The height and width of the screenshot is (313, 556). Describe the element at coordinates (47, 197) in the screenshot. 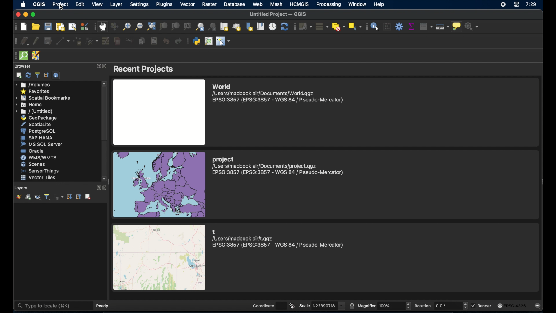

I see `filterlegend` at that location.